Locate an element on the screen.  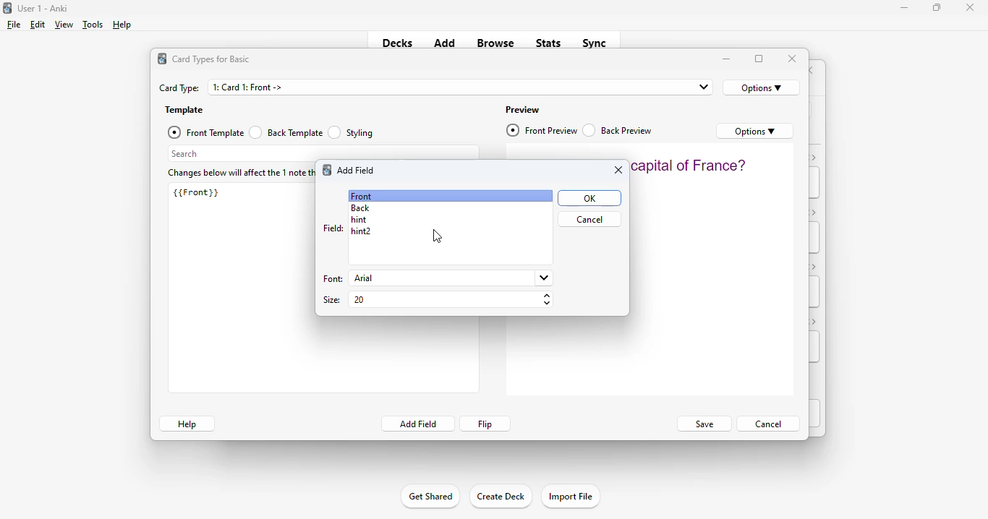
search is located at coordinates (323, 153).